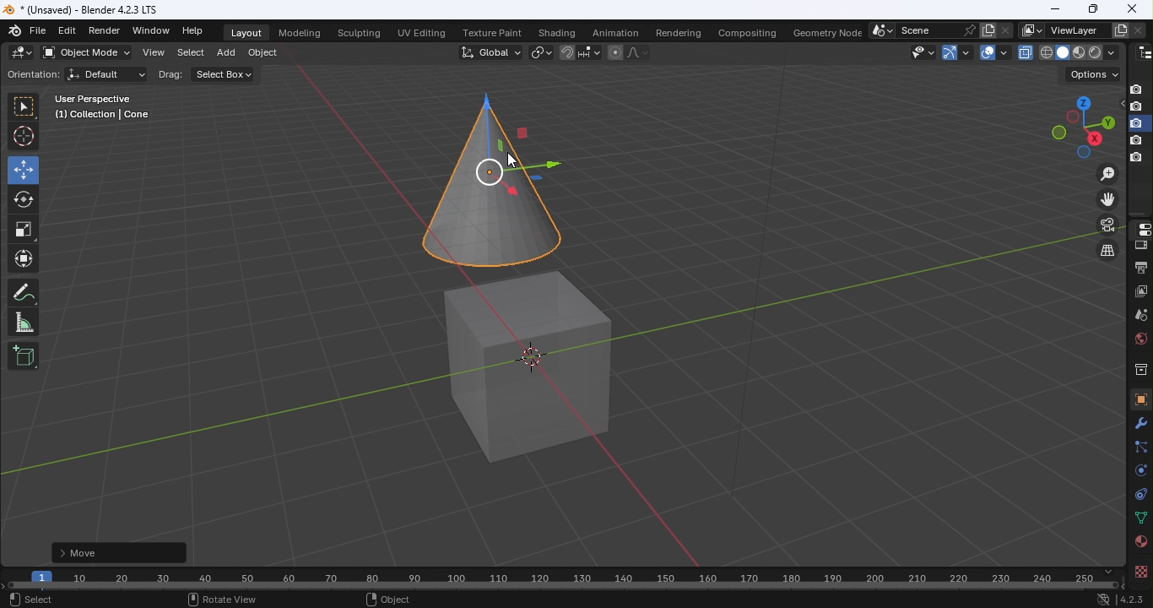 The height and width of the screenshot is (608, 1153). I want to click on Selectability and visibility, so click(924, 52).